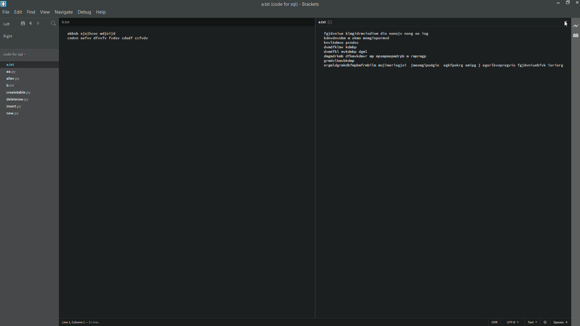  Describe the element at coordinates (14, 107) in the screenshot. I see `insert.py` at that location.